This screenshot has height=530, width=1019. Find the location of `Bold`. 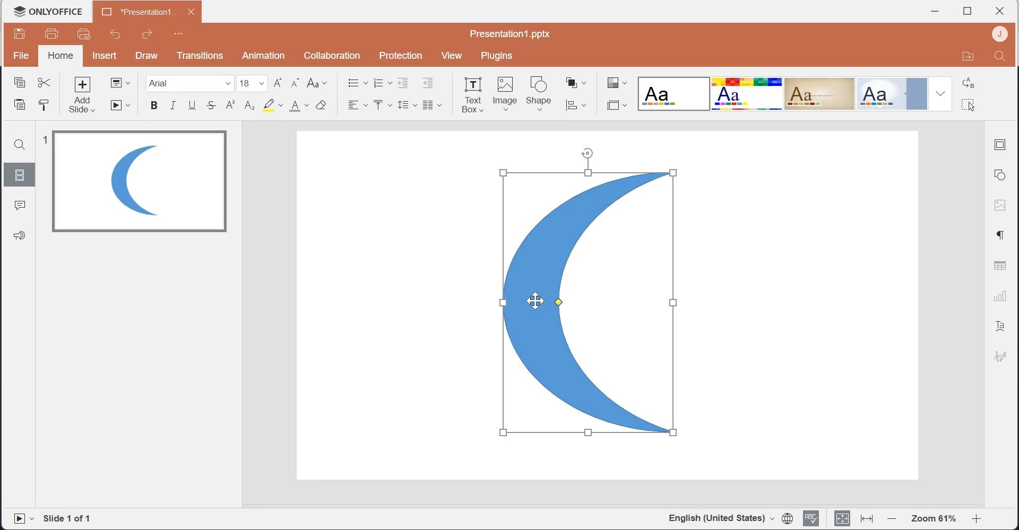

Bold is located at coordinates (154, 105).